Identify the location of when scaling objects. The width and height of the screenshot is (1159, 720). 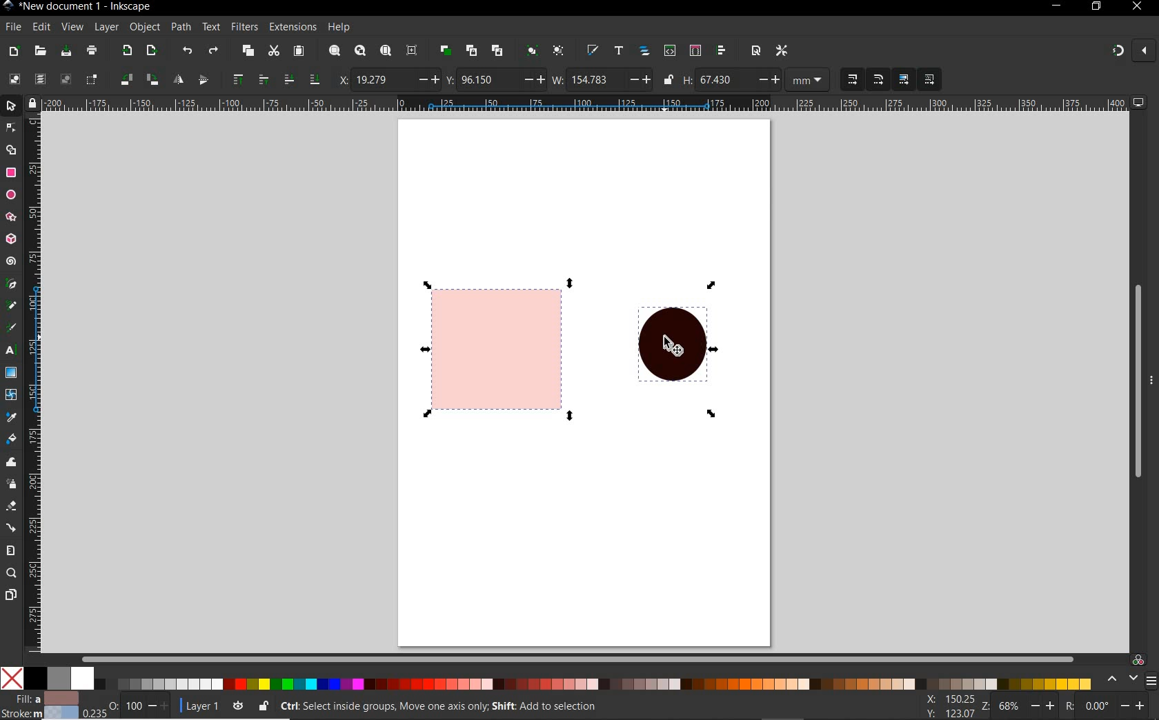
(852, 79).